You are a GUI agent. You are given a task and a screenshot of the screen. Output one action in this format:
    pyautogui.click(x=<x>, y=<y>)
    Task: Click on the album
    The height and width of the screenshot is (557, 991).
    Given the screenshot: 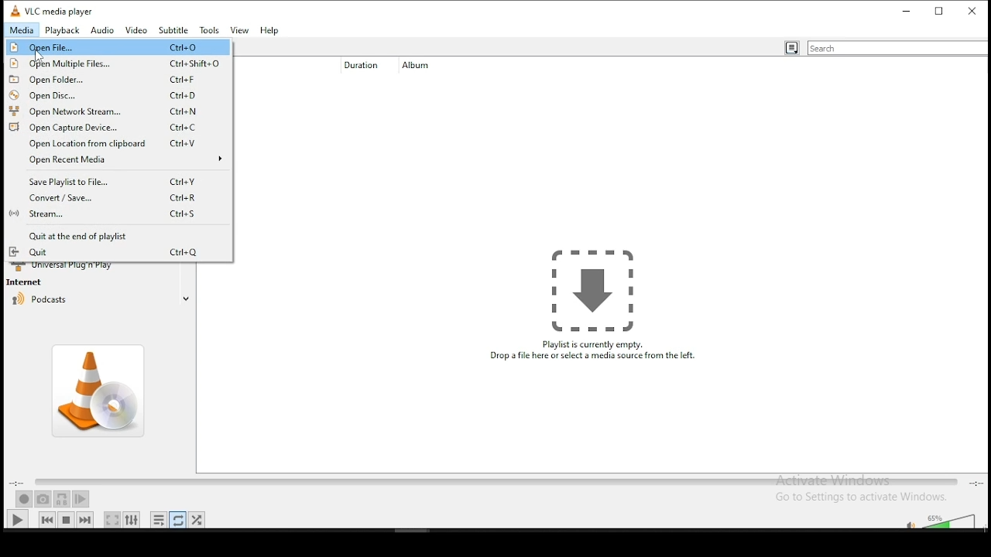 What is the action you would take?
    pyautogui.click(x=422, y=65)
    